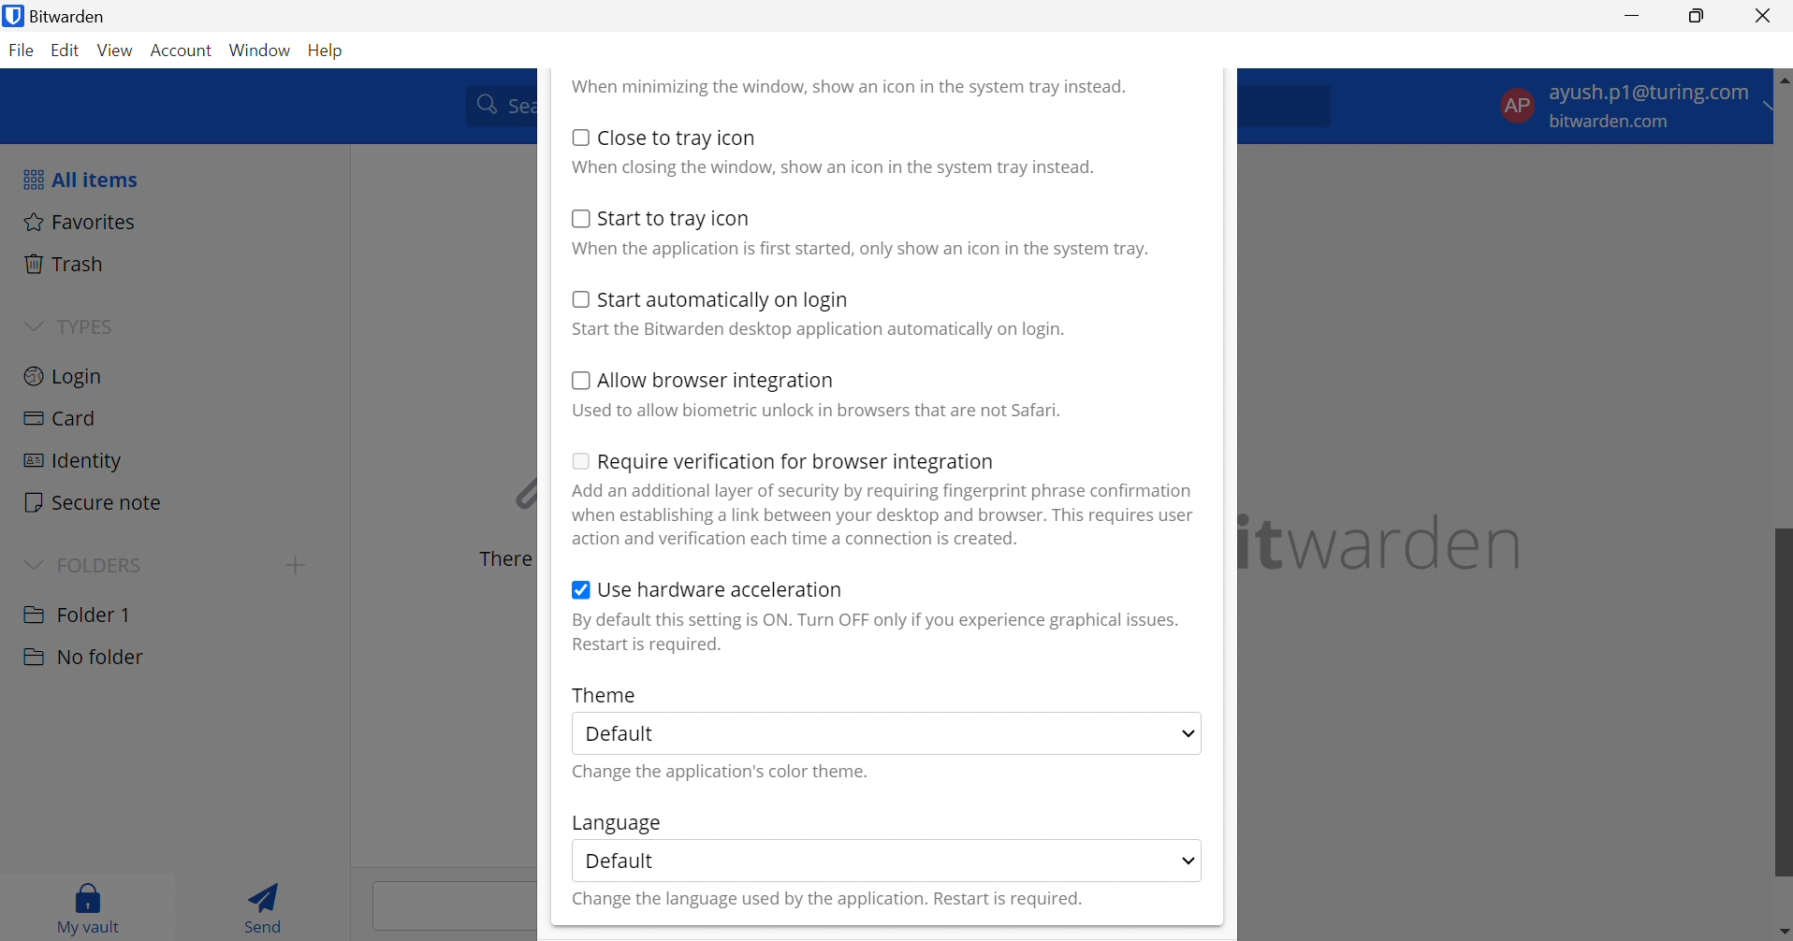 Image resolution: width=1793 pixels, height=941 pixels. Describe the element at coordinates (798, 539) in the screenshot. I see `action and verification each time a connection is created.` at that location.